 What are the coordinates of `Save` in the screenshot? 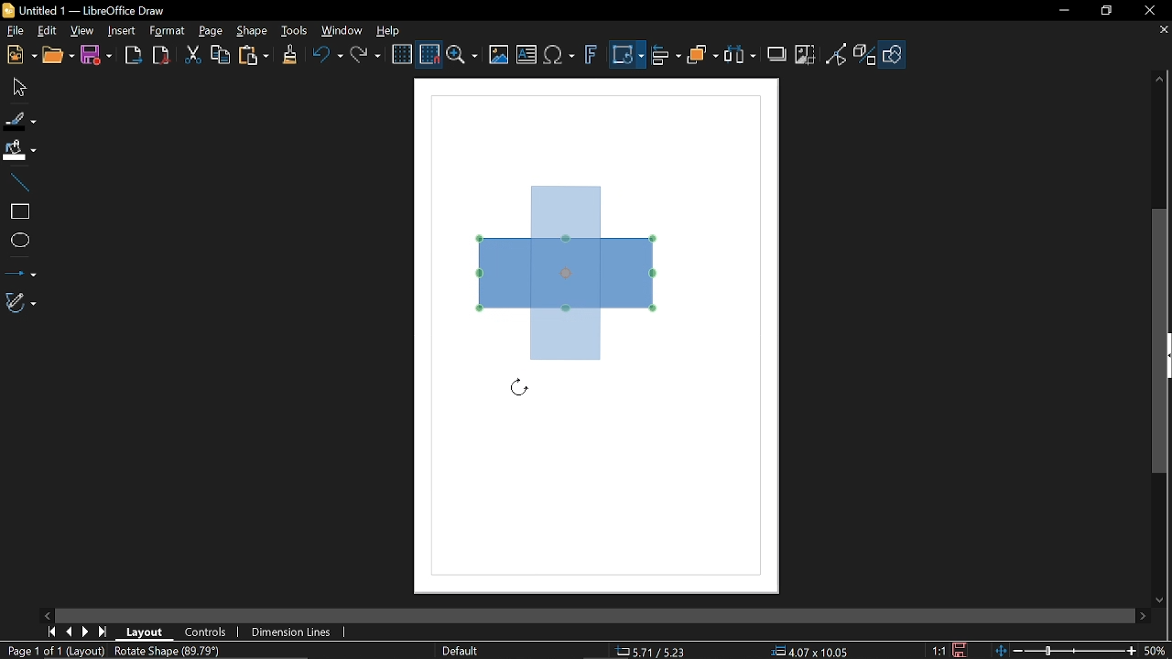 It's located at (95, 57).